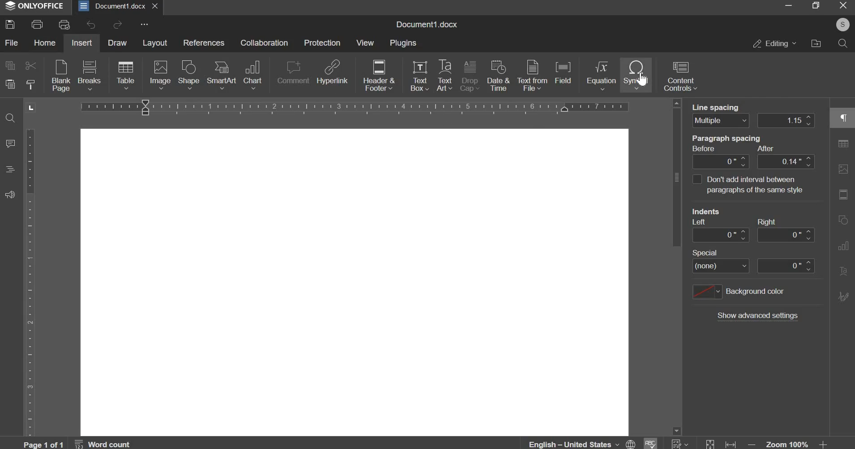 The image size is (855, 449). What do you see at coordinates (223, 75) in the screenshot?
I see `smartart` at bounding box center [223, 75].